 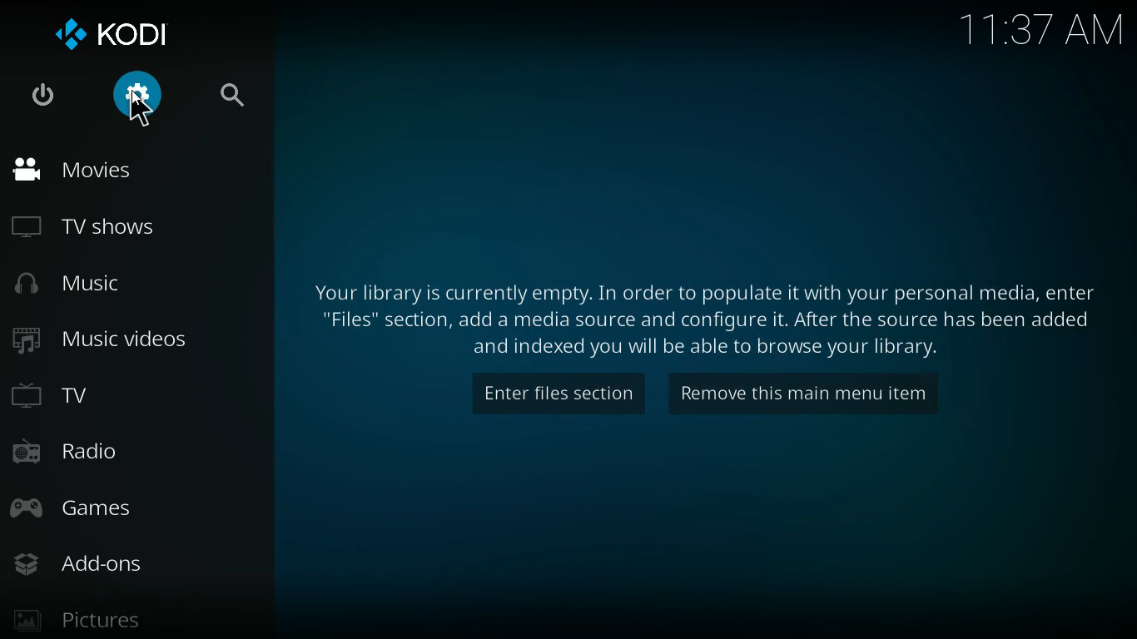 What do you see at coordinates (114, 453) in the screenshot?
I see `radio` at bounding box center [114, 453].